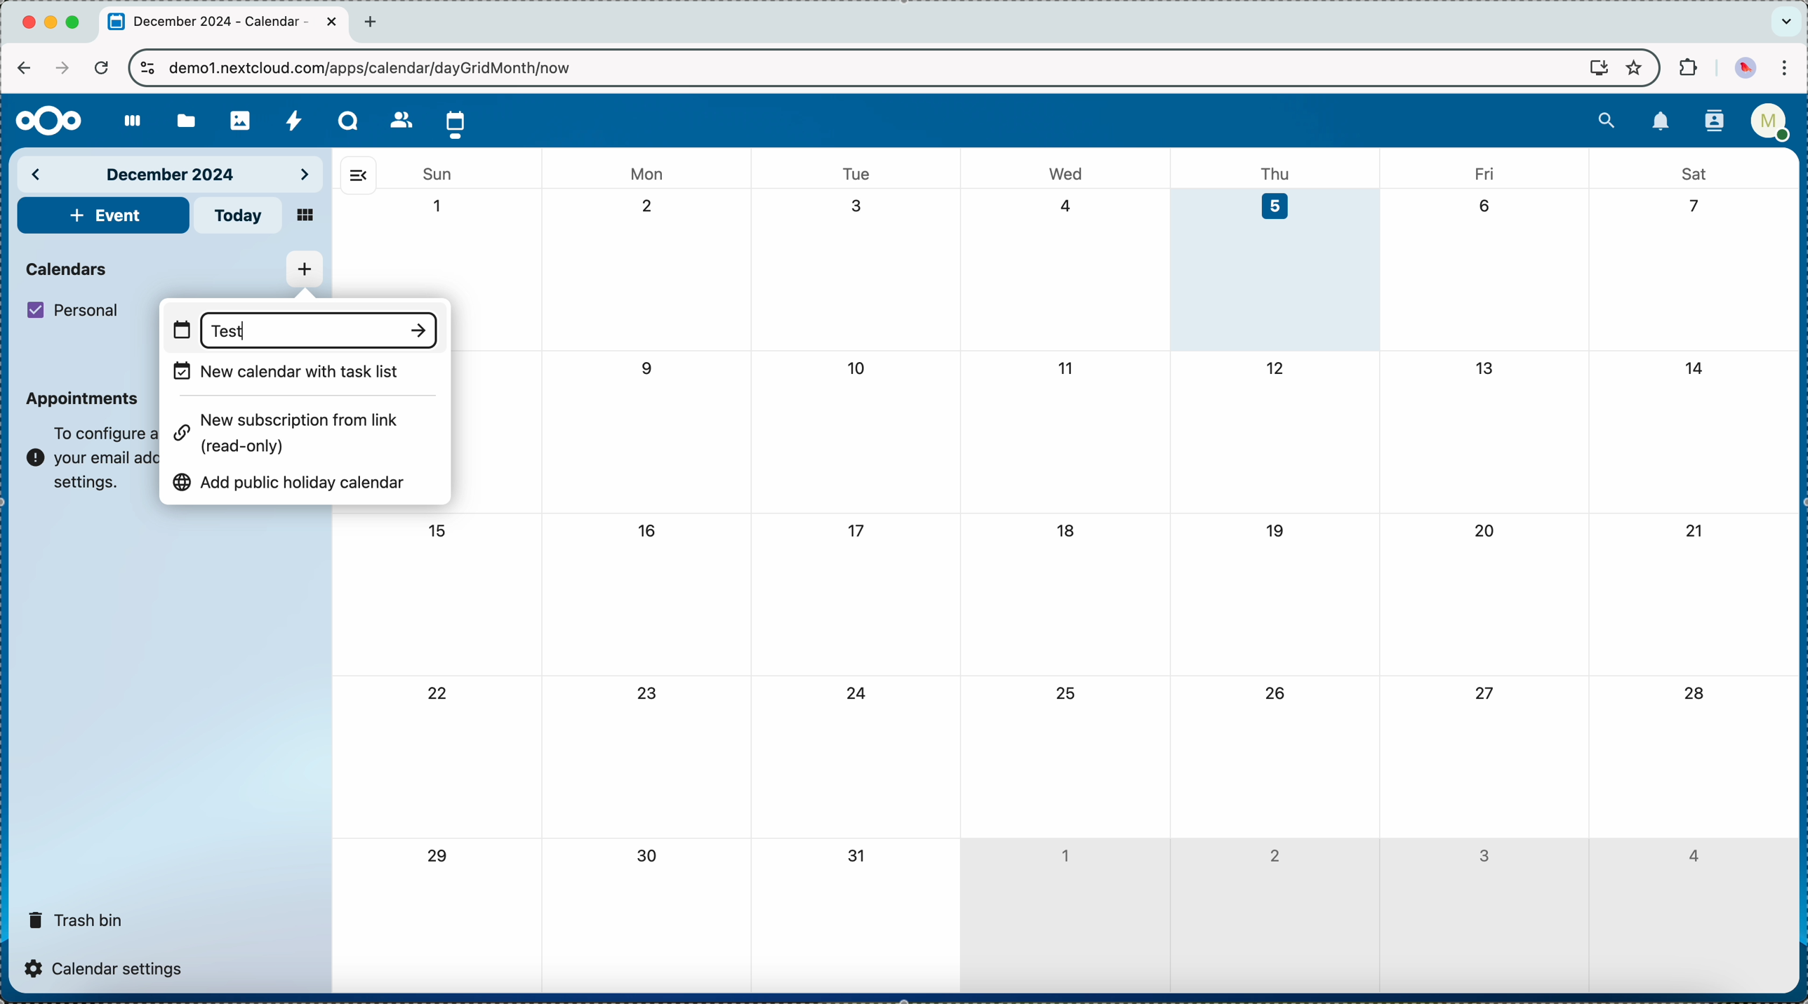 The width and height of the screenshot is (1808, 1004). Describe the element at coordinates (24, 67) in the screenshot. I see `navigate back` at that location.